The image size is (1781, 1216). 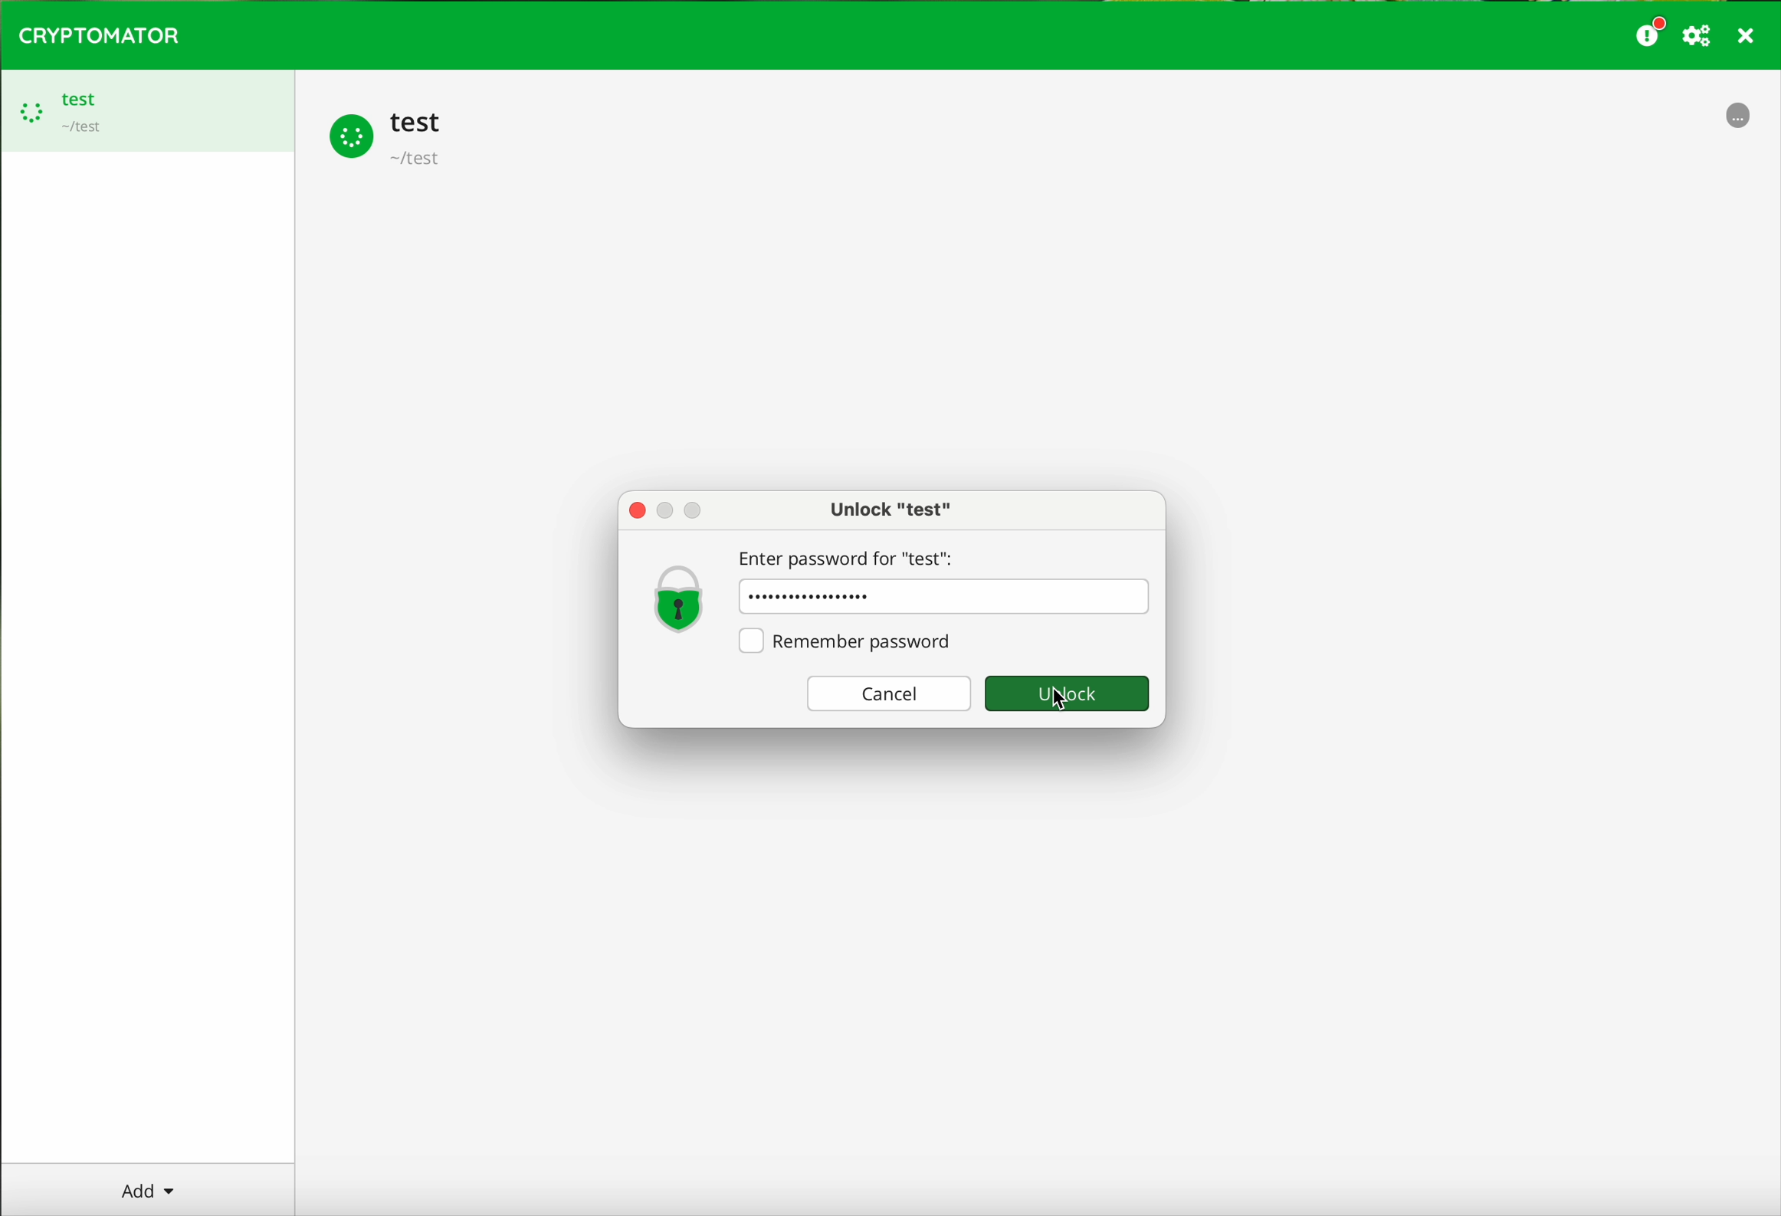 I want to click on donate, so click(x=1651, y=31).